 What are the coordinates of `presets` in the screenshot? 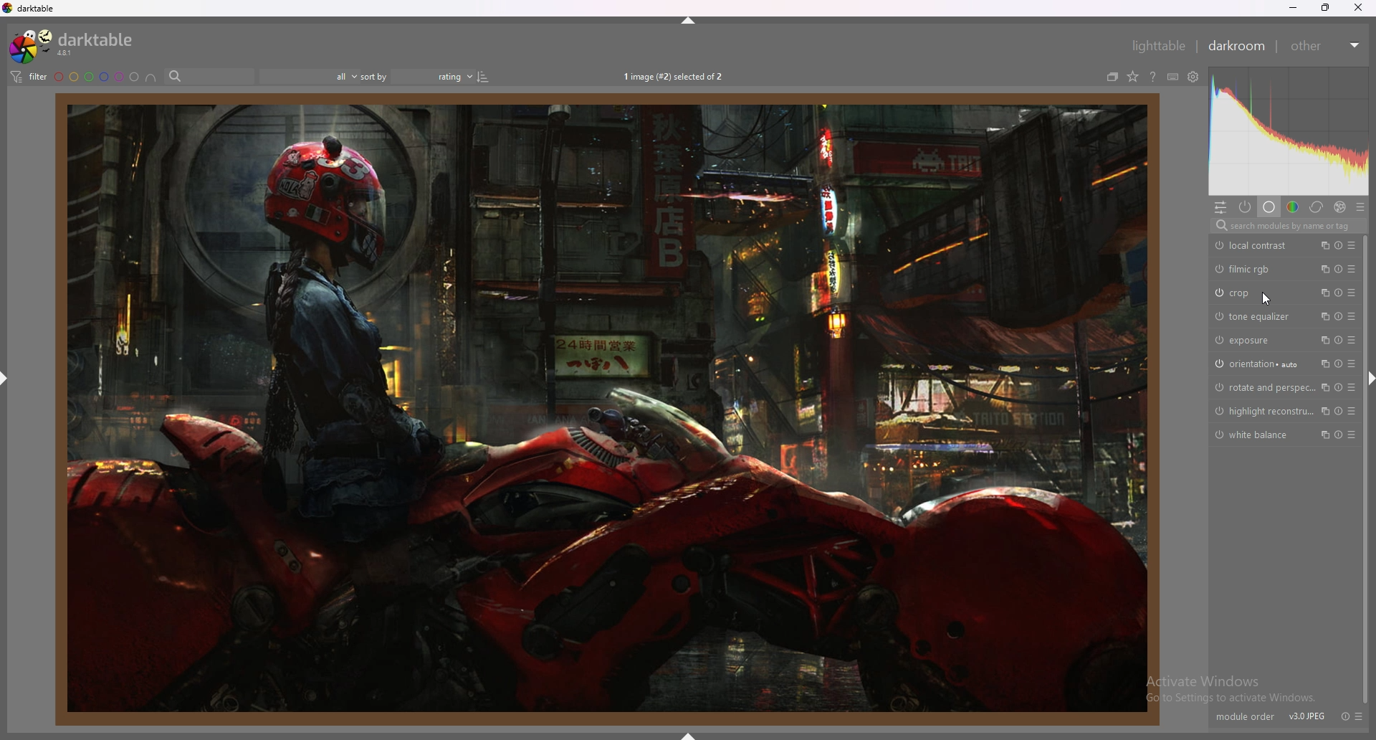 It's located at (1352, 411).